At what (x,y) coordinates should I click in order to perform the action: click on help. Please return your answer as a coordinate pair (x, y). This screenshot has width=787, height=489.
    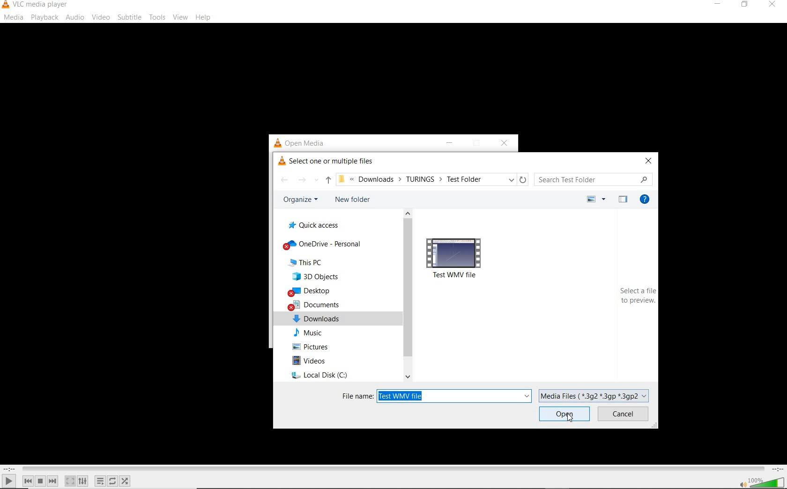
    Looking at the image, I should click on (203, 18).